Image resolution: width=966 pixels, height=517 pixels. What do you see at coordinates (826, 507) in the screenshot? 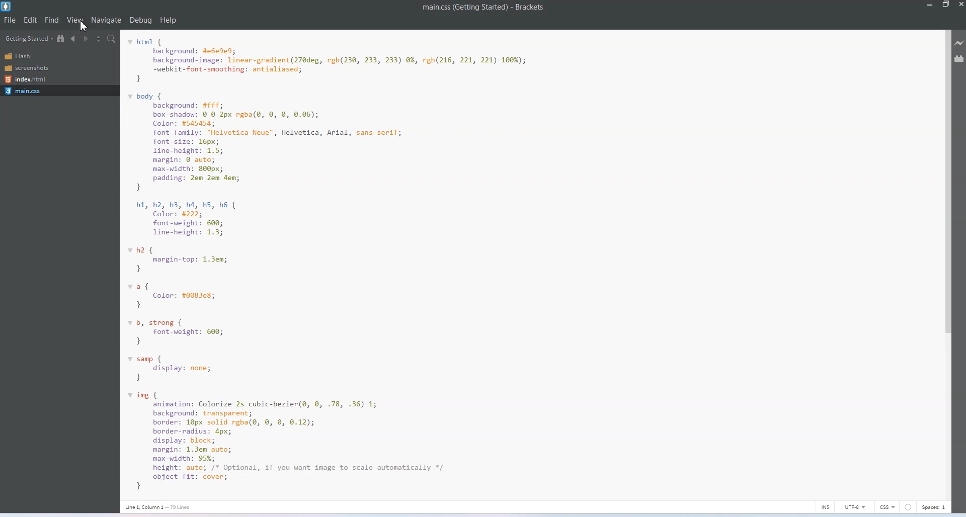
I see `INS` at bounding box center [826, 507].